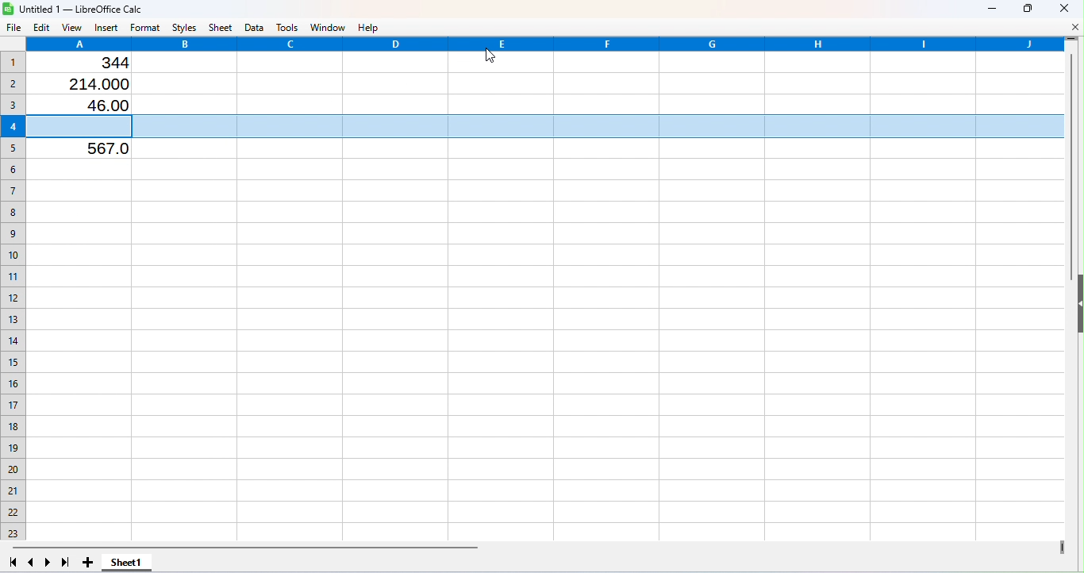 Image resolution: width=1084 pixels, height=573 pixels. What do you see at coordinates (147, 27) in the screenshot?
I see `Format` at bounding box center [147, 27].